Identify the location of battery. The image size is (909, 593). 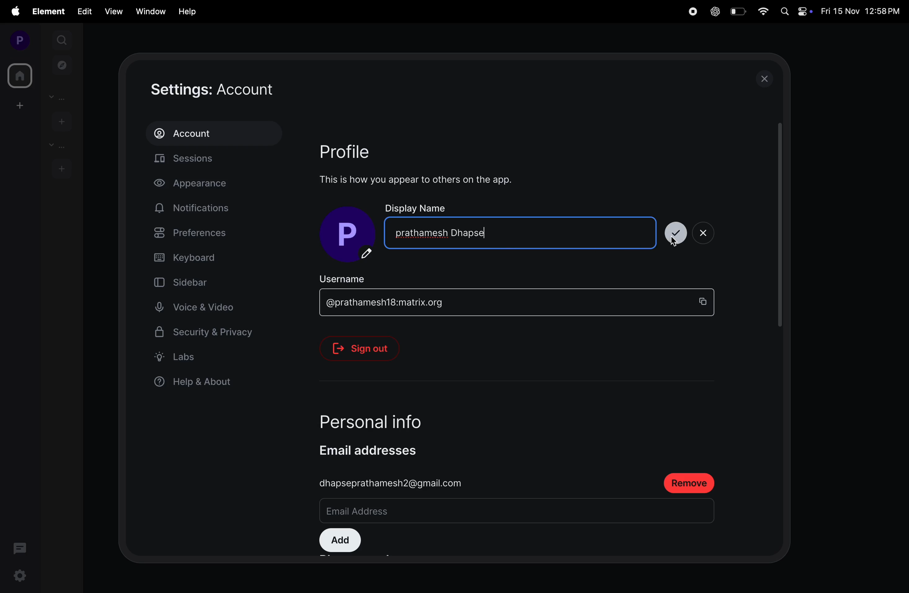
(738, 11).